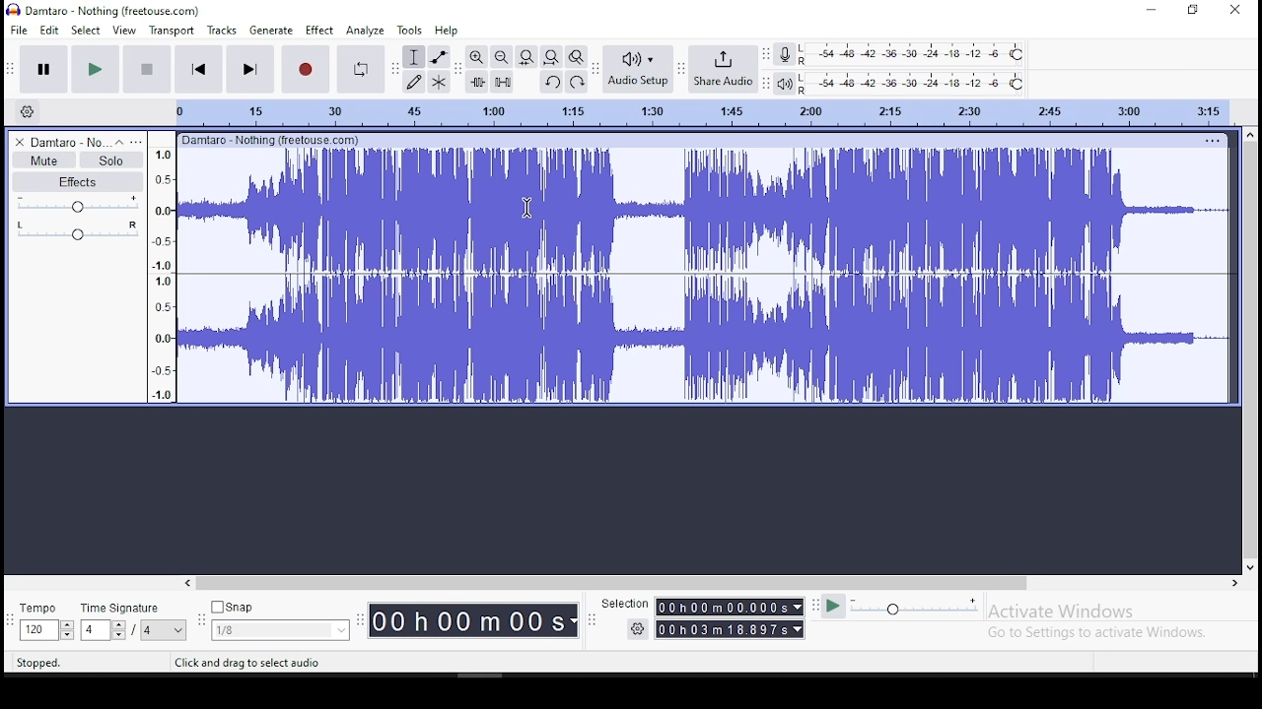 The height and width of the screenshot is (709, 1262). I want to click on timeline settings, so click(28, 111).